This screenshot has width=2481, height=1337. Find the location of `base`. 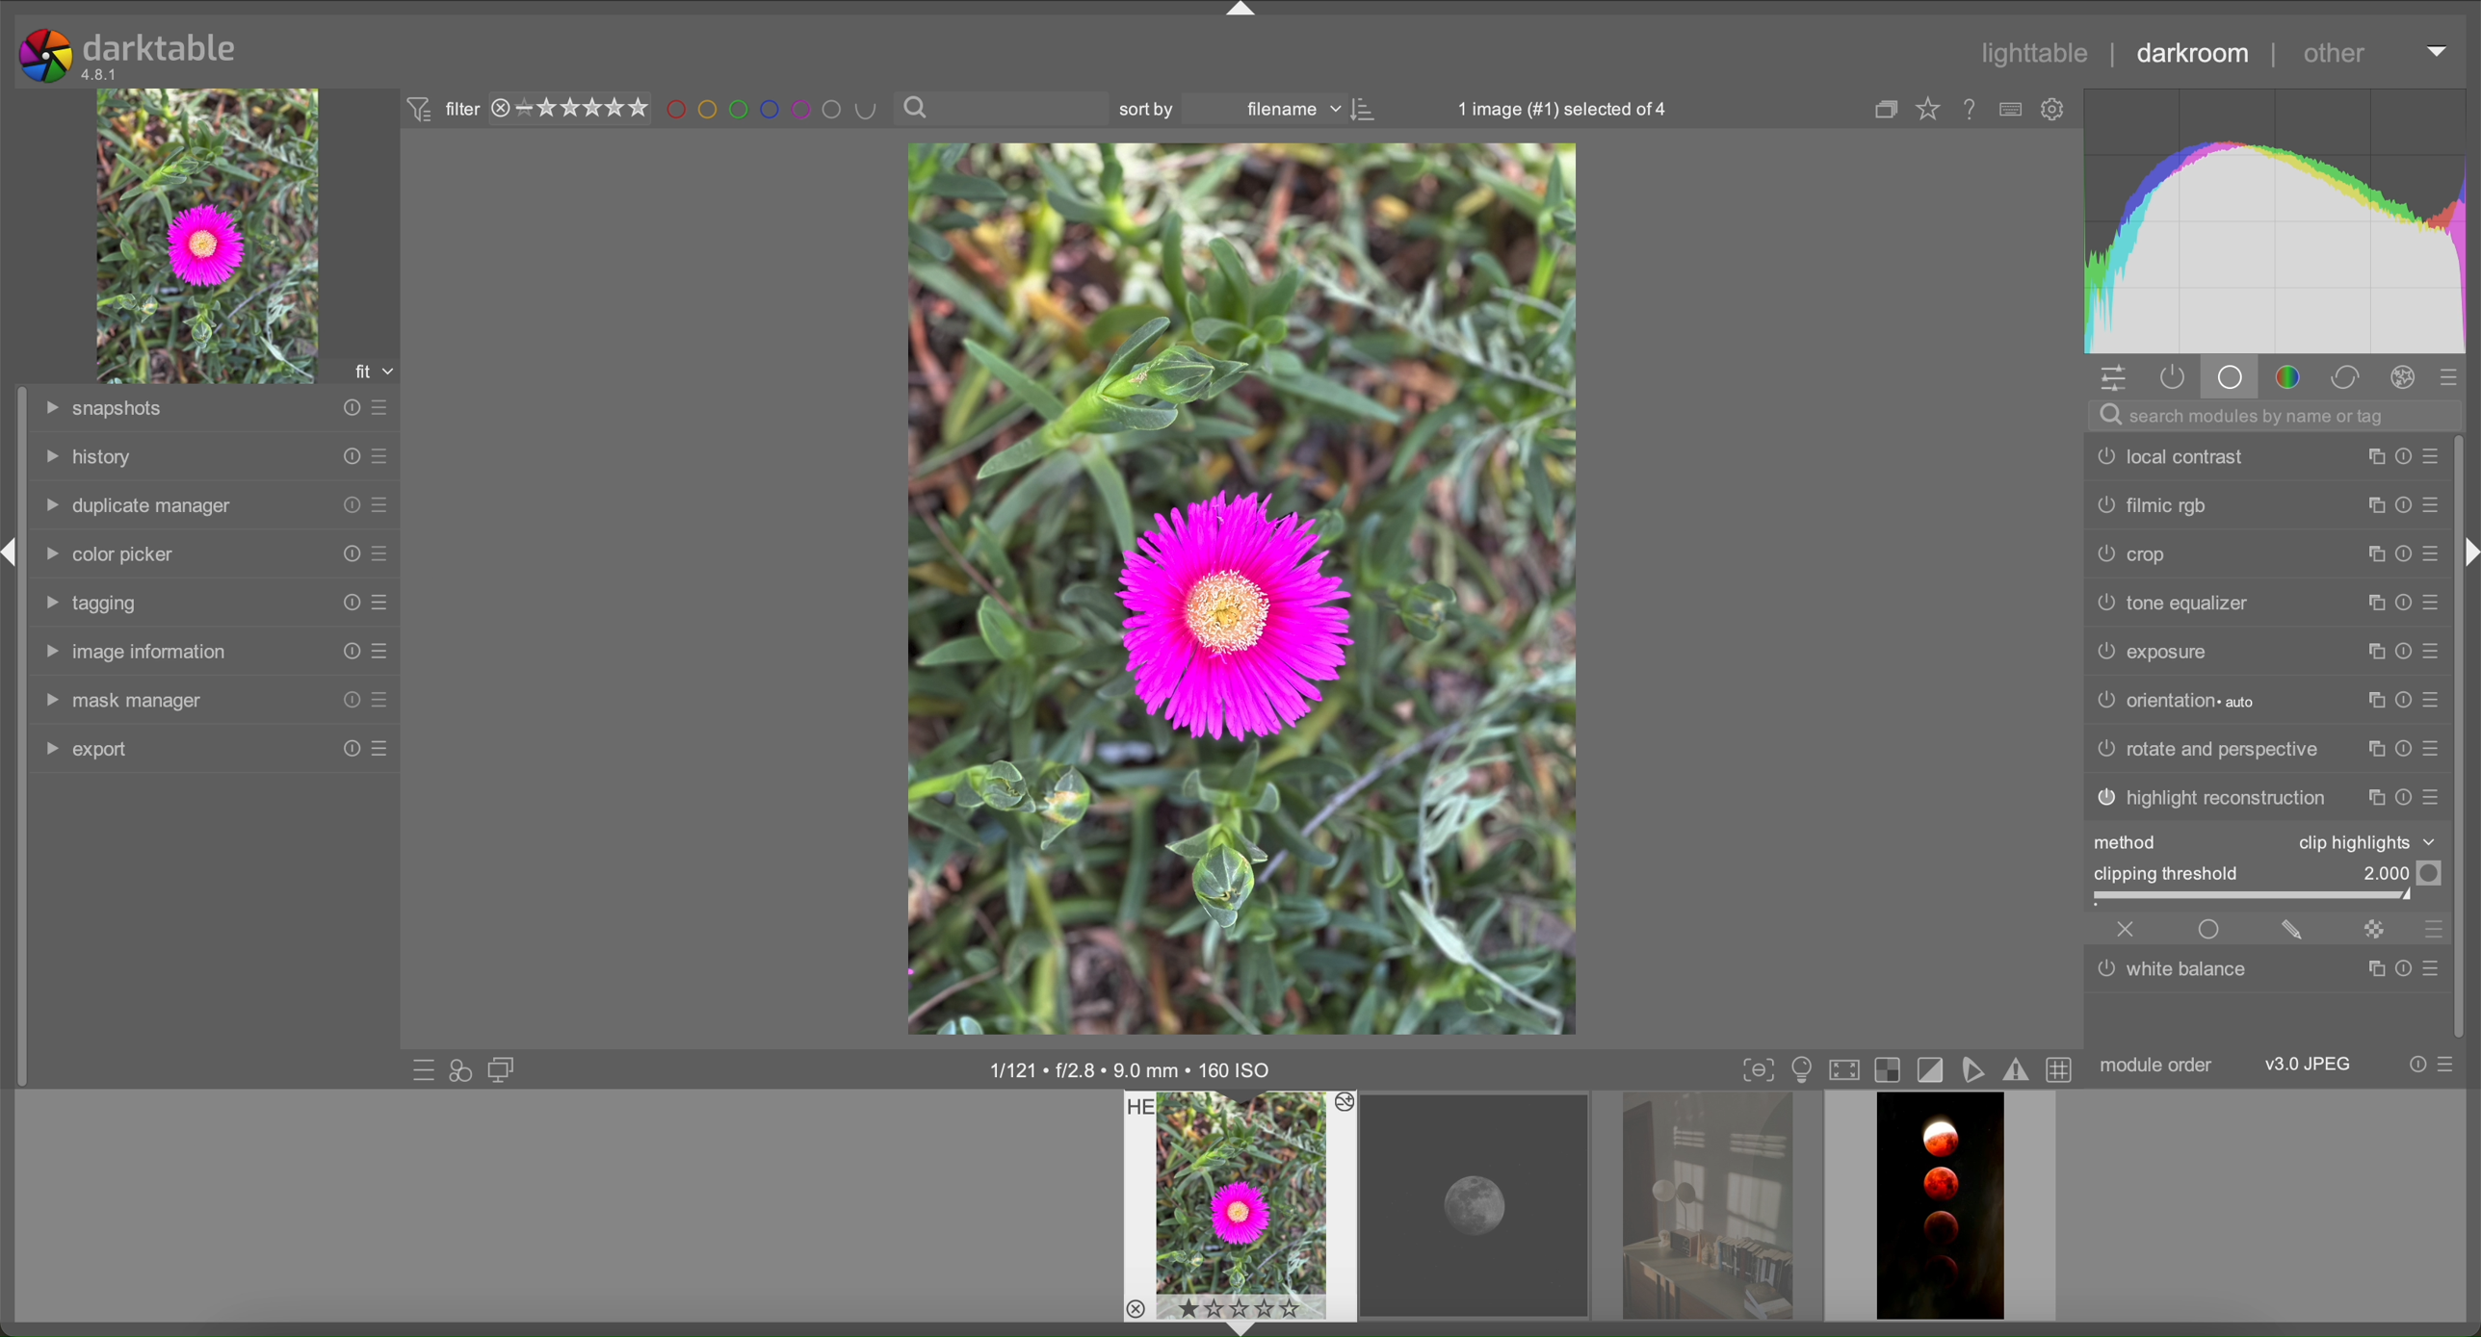

base is located at coordinates (2230, 375).